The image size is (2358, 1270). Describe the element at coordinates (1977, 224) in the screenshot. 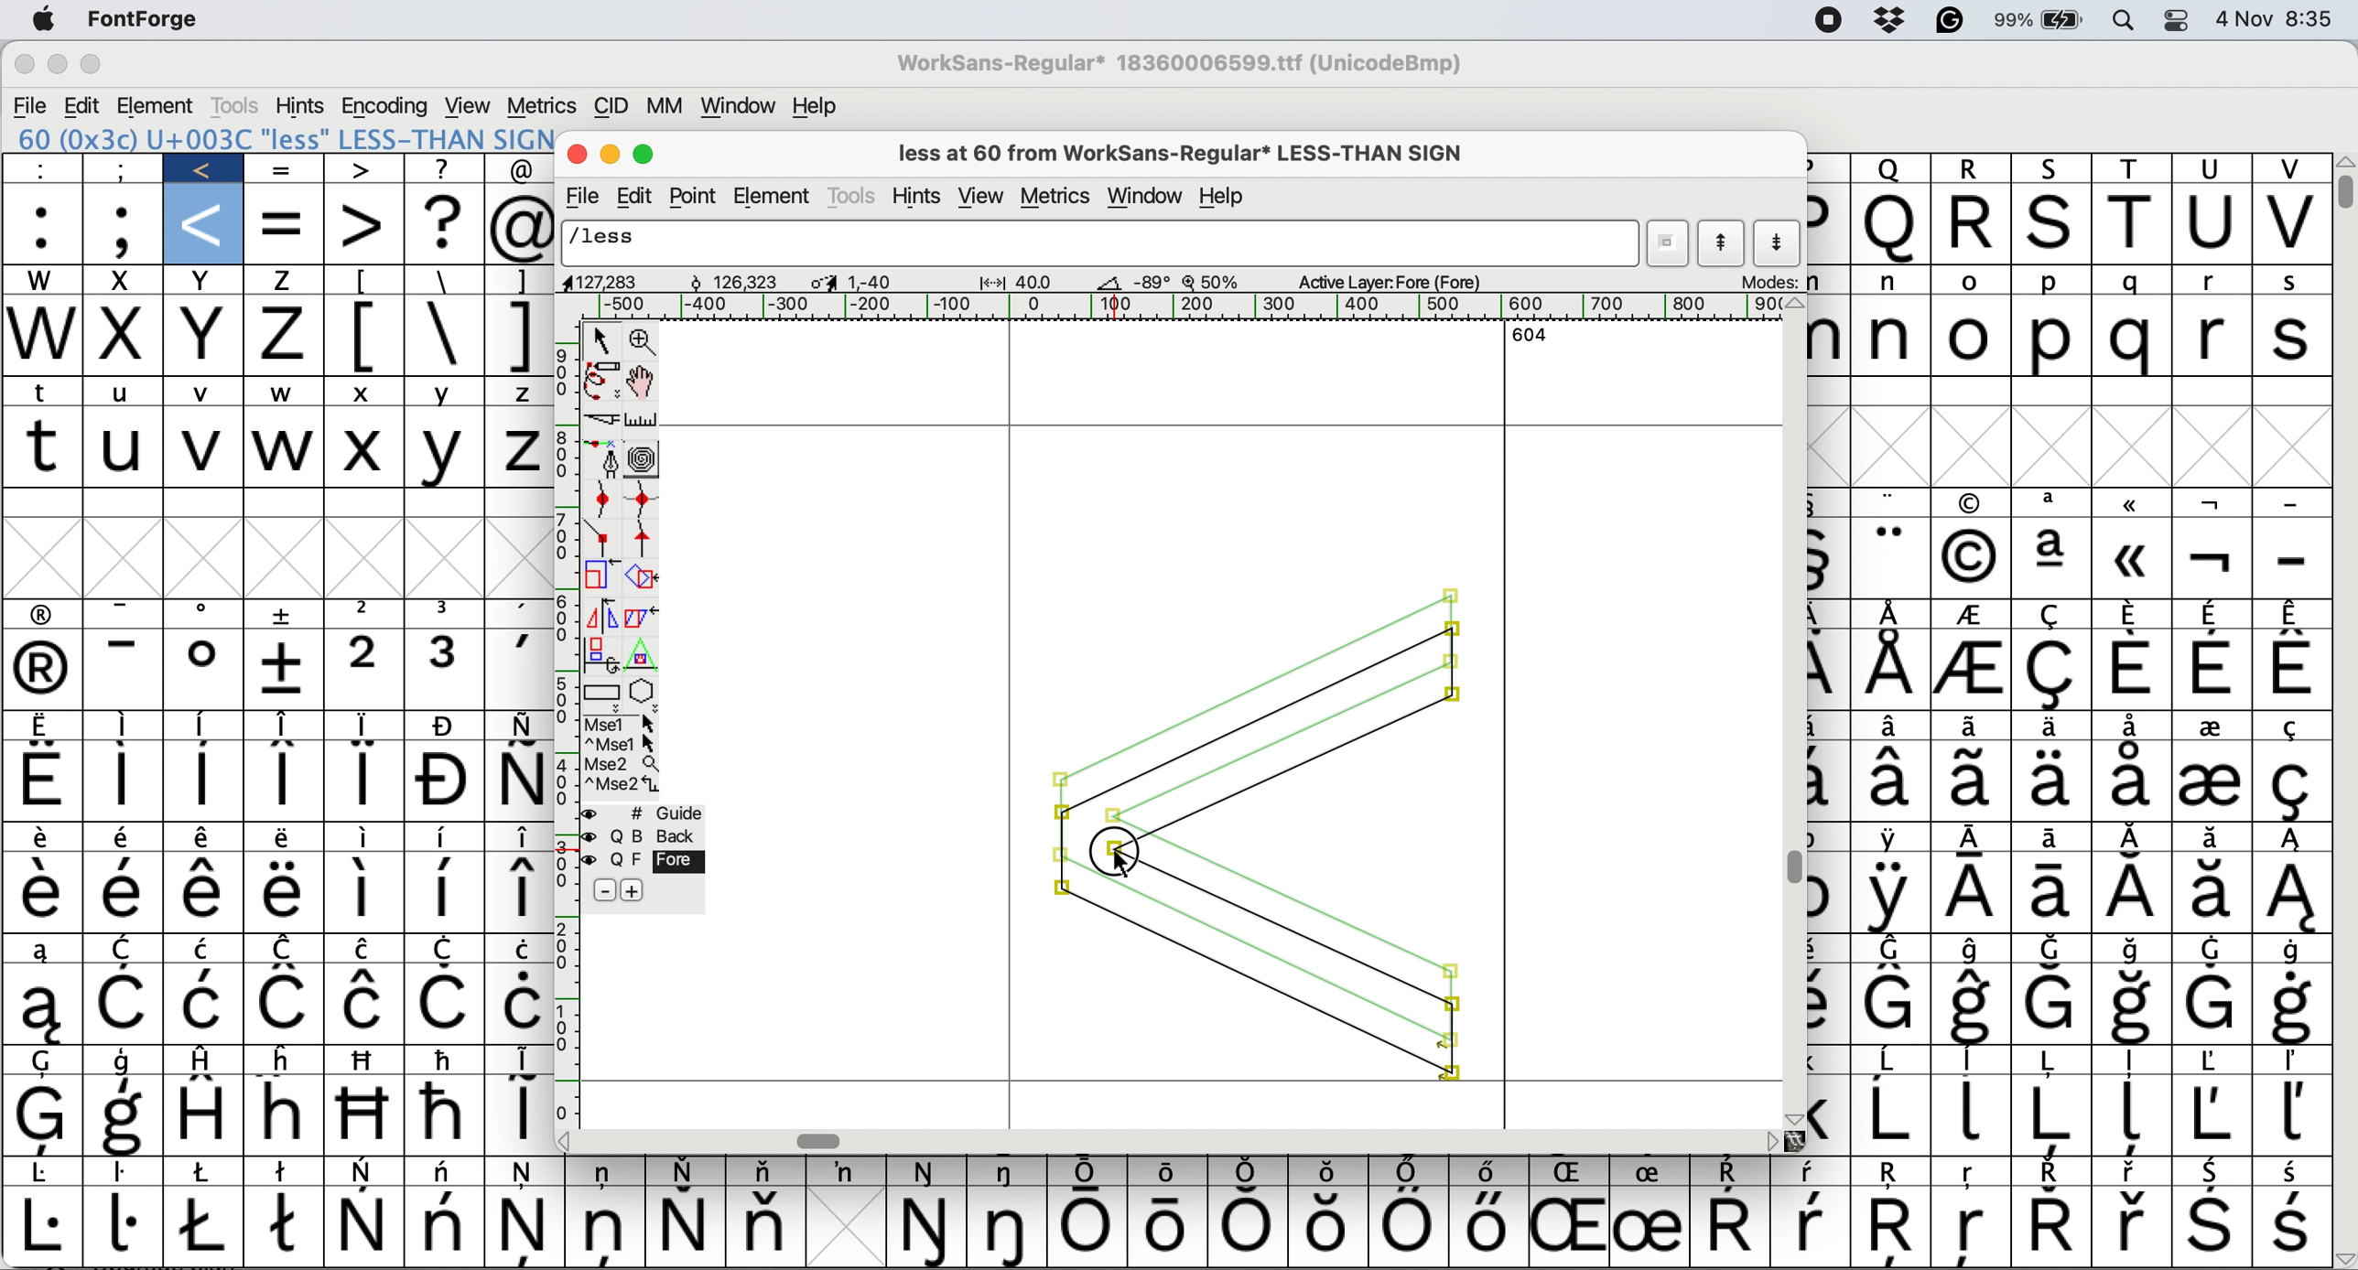

I see `r` at that location.